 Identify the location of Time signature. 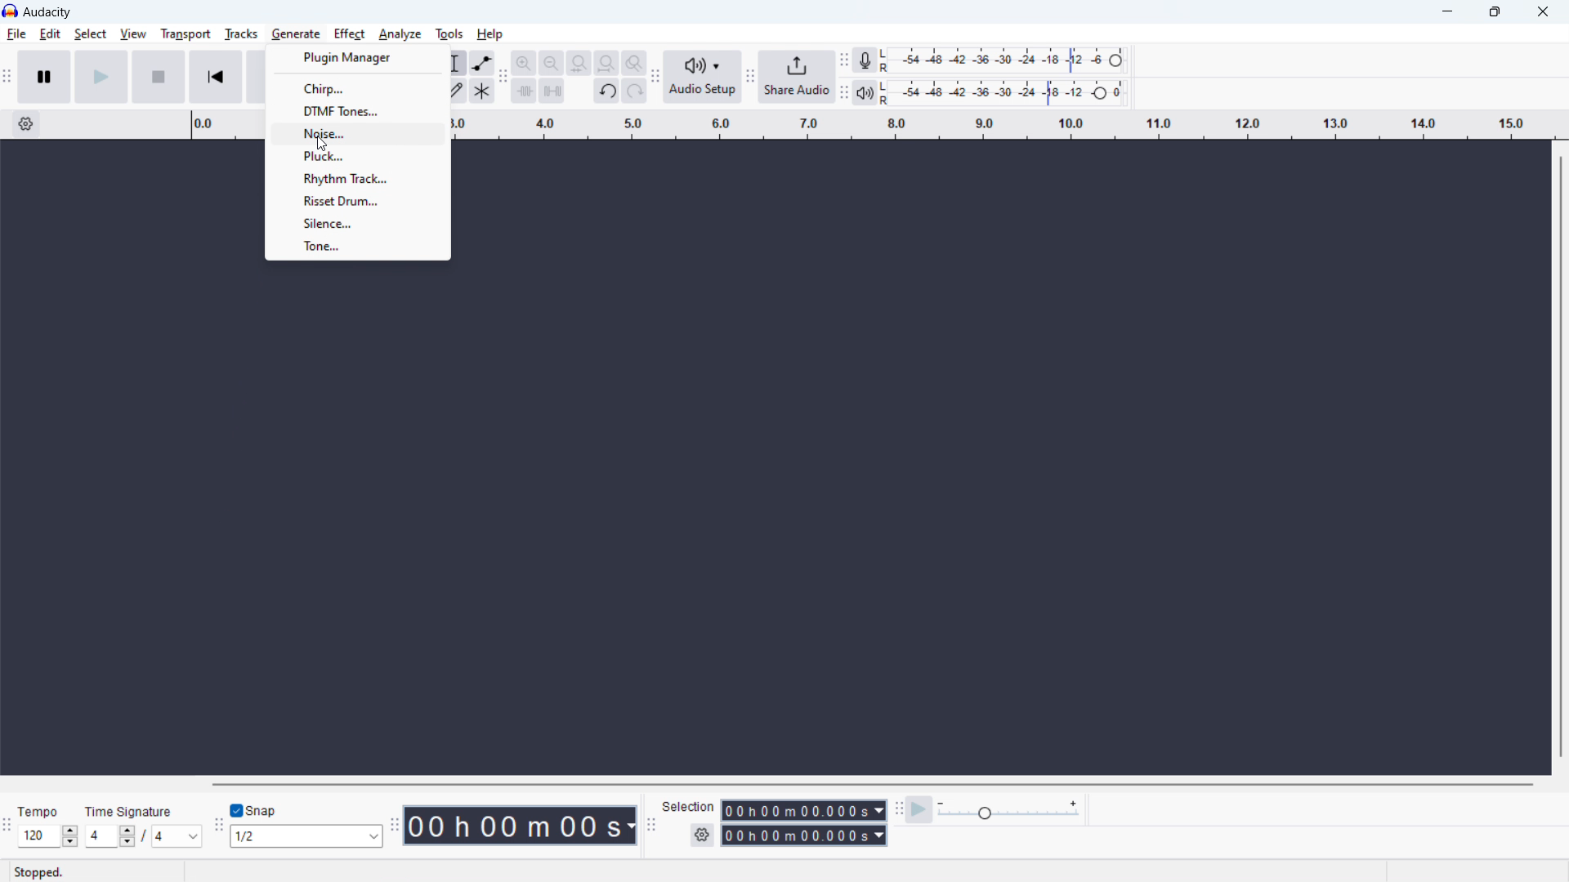
(132, 810).